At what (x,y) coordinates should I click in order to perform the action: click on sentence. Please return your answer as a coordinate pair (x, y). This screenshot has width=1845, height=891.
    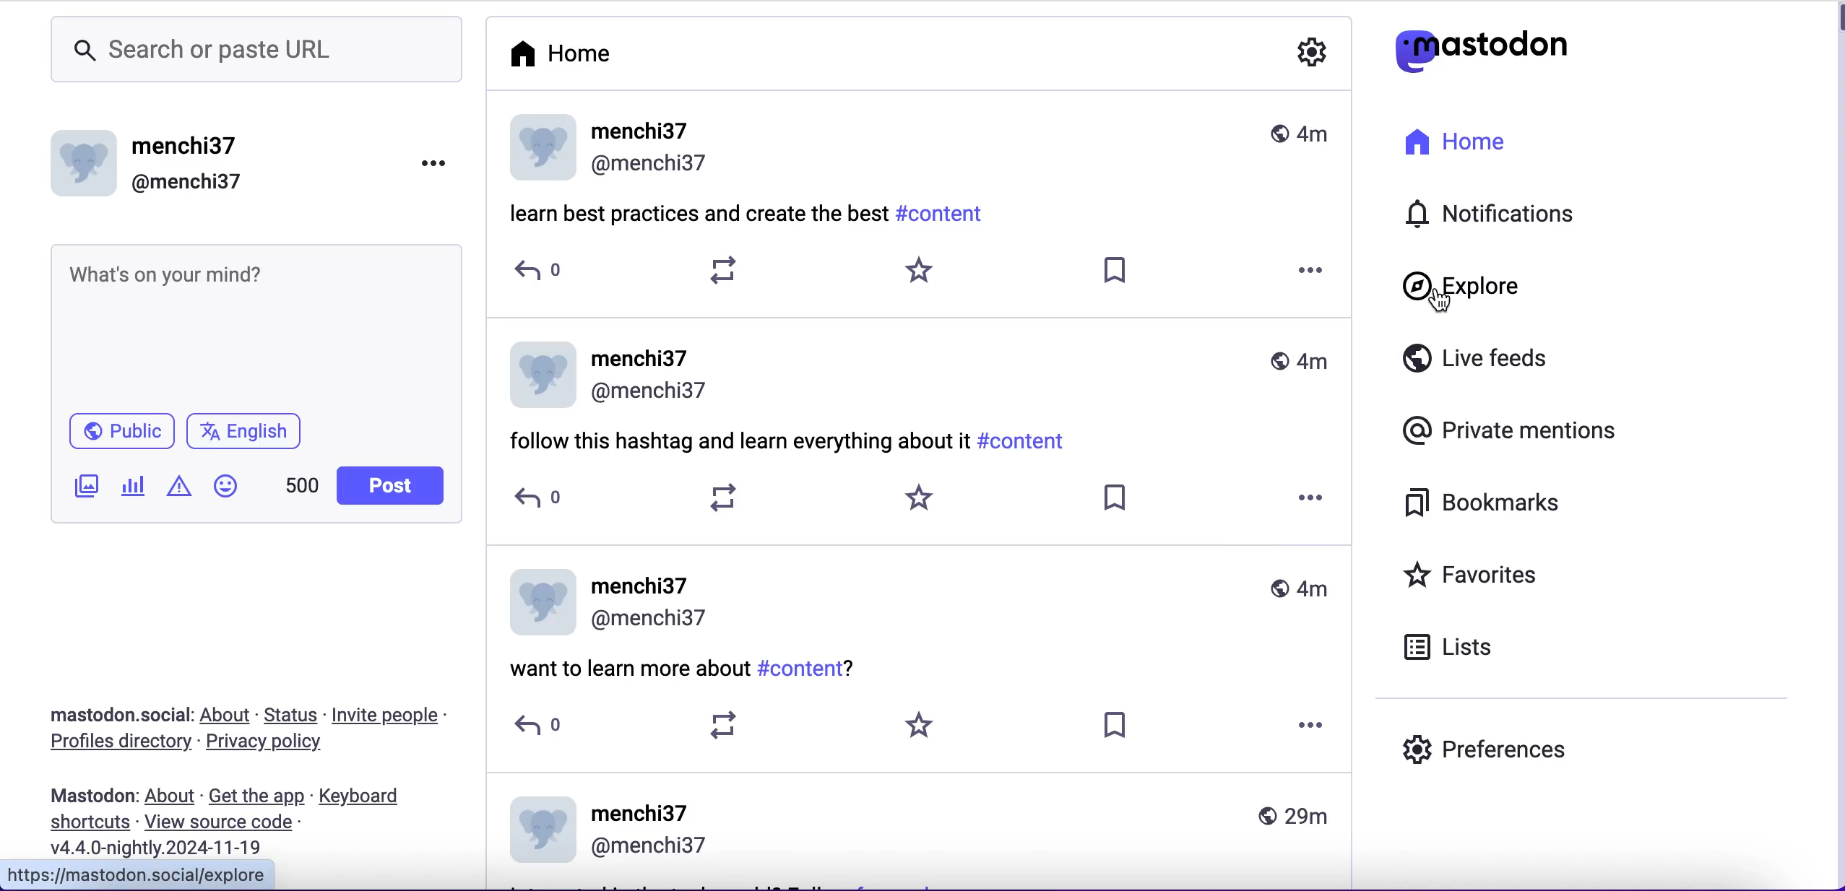
    Looking at the image, I should click on (738, 443).